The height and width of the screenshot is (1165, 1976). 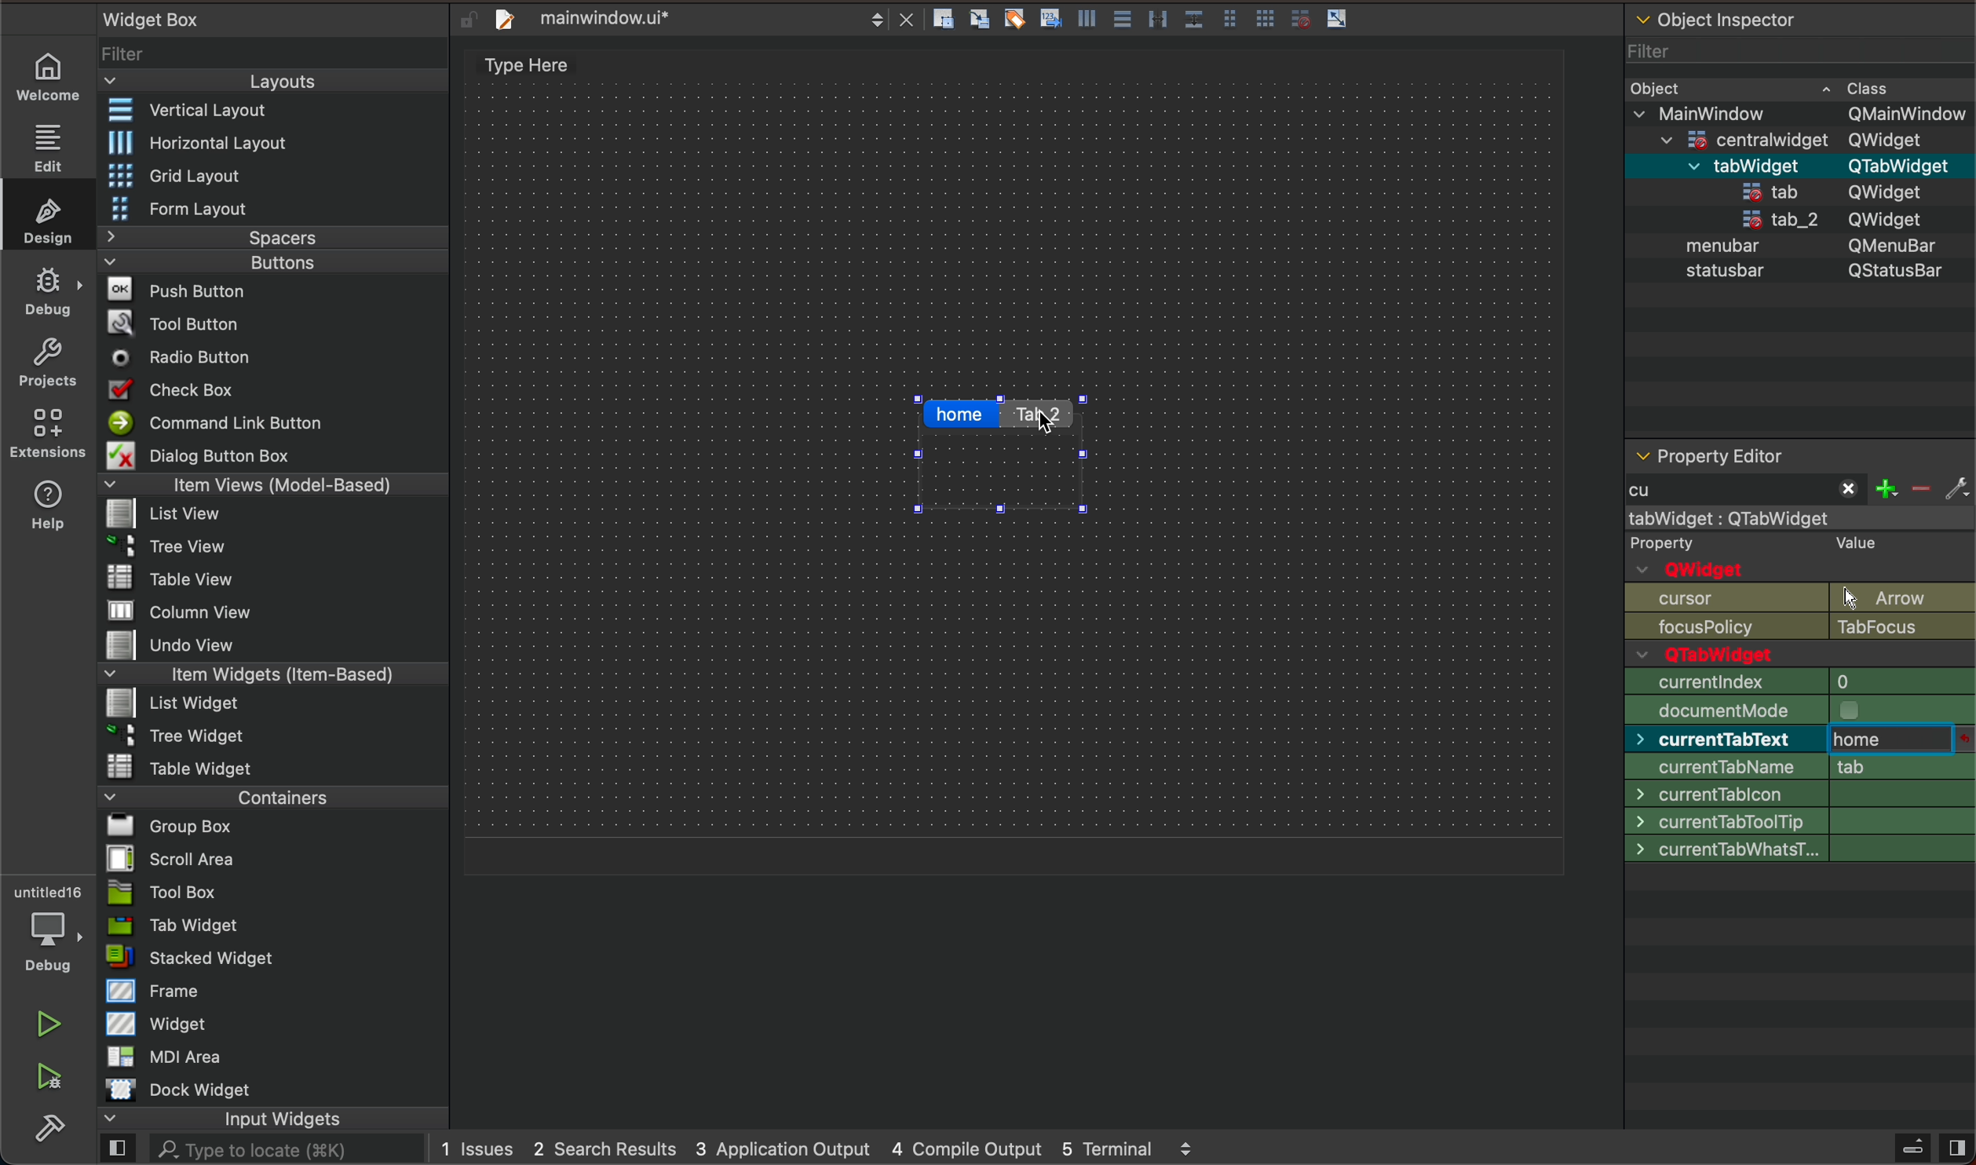 What do you see at coordinates (1744, 491) in the screenshot?
I see `typed cu` at bounding box center [1744, 491].